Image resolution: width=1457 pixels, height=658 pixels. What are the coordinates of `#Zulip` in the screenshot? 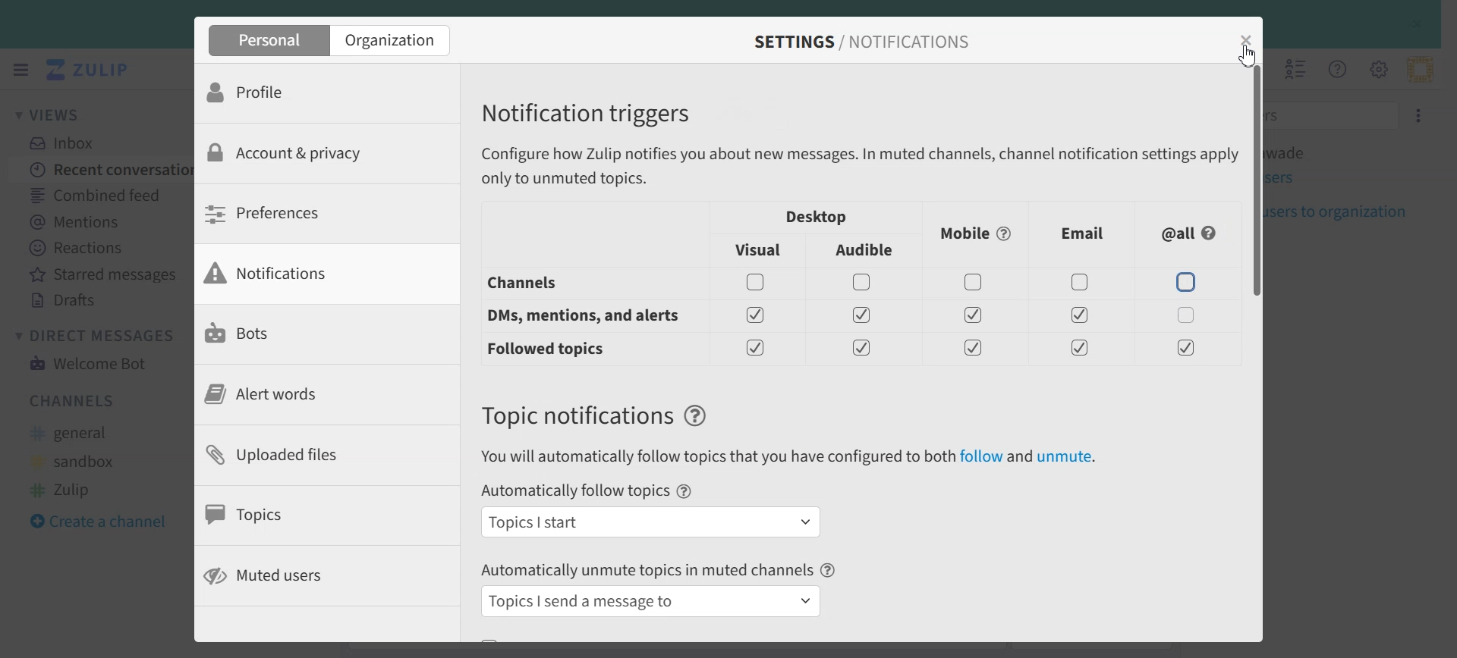 It's located at (74, 488).